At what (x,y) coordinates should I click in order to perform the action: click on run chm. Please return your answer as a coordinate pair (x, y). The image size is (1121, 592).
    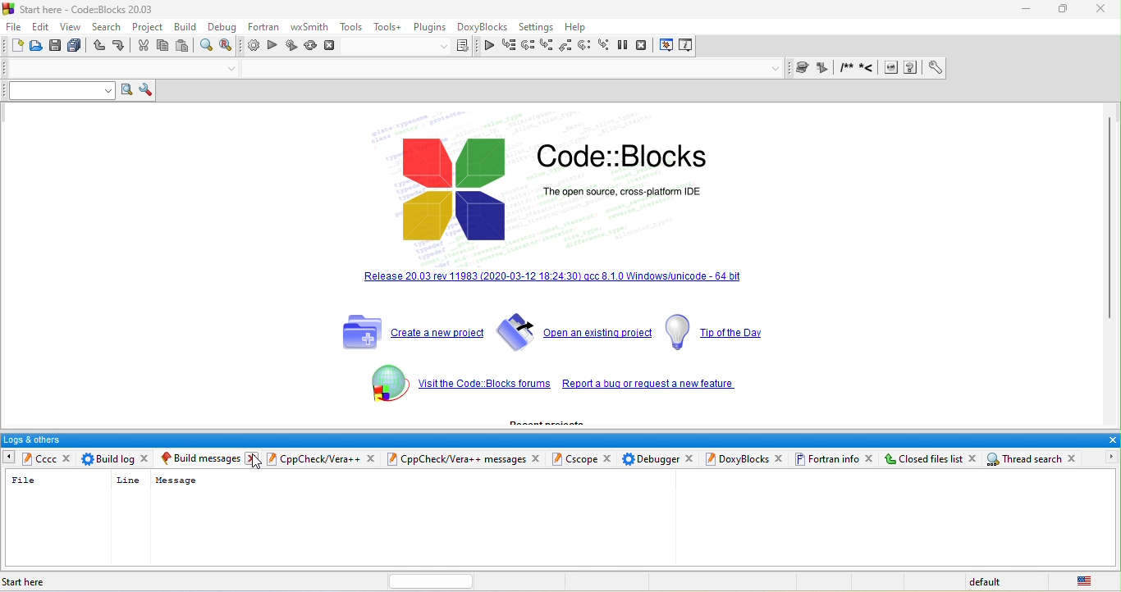
    Looking at the image, I should click on (913, 68).